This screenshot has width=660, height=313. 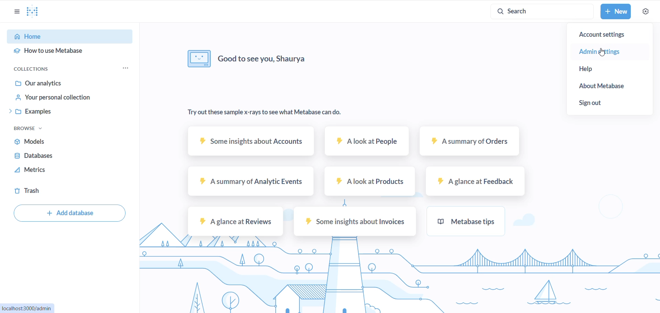 What do you see at coordinates (646, 11) in the screenshot?
I see `settings` at bounding box center [646, 11].